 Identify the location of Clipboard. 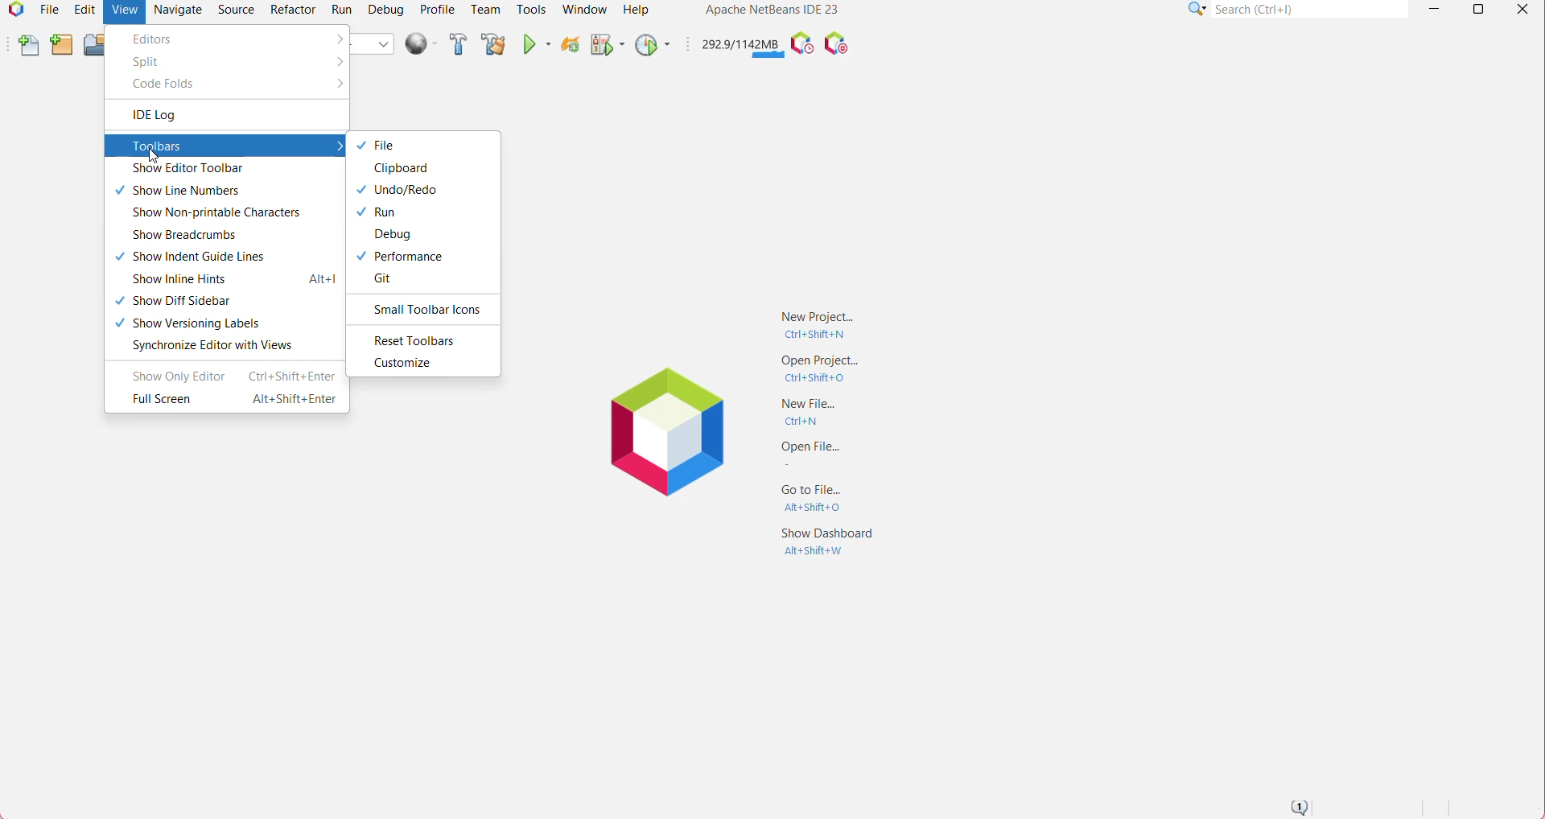
(401, 169).